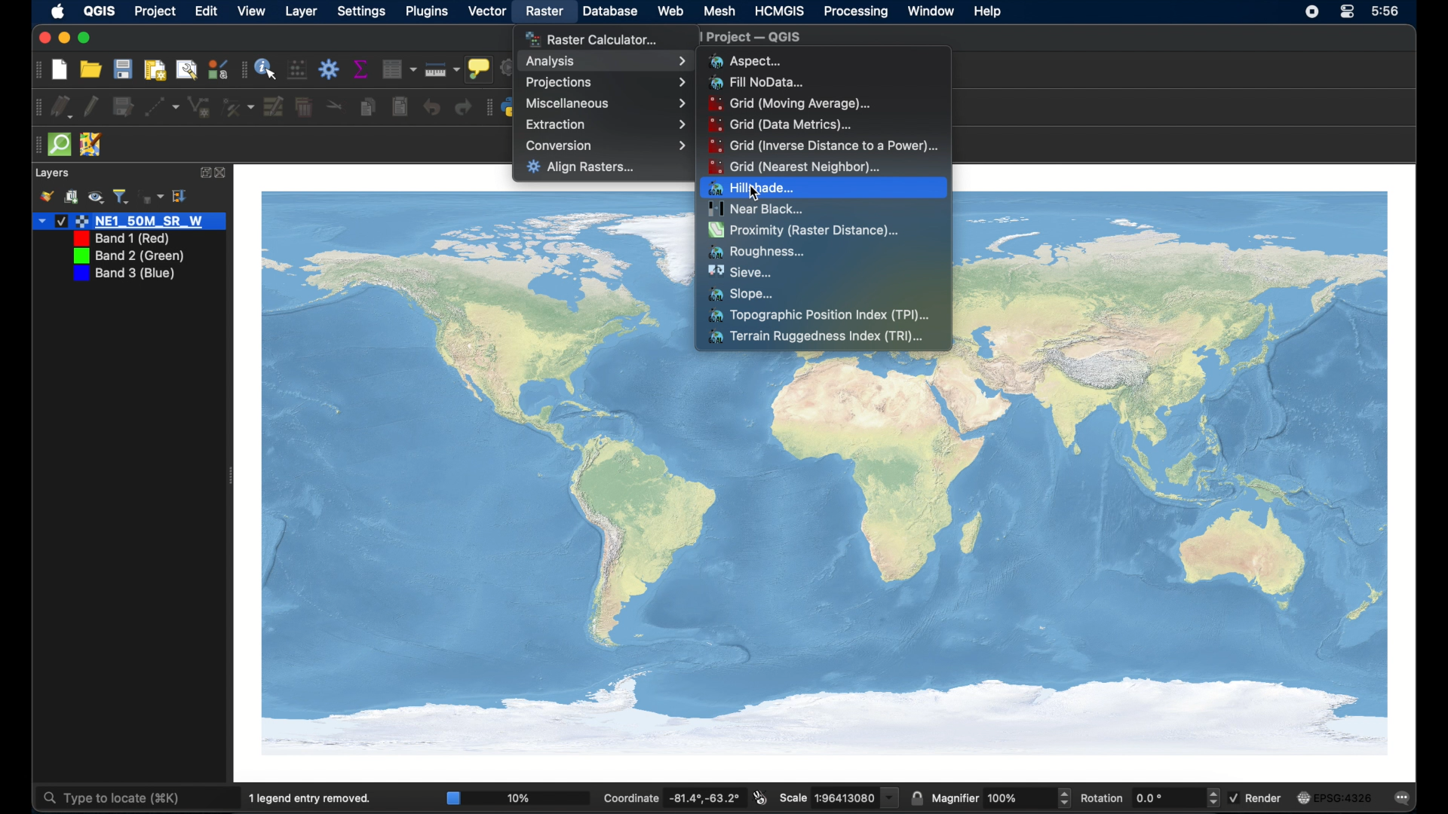 The height and width of the screenshot is (814, 1448). I want to click on near black, so click(756, 209).